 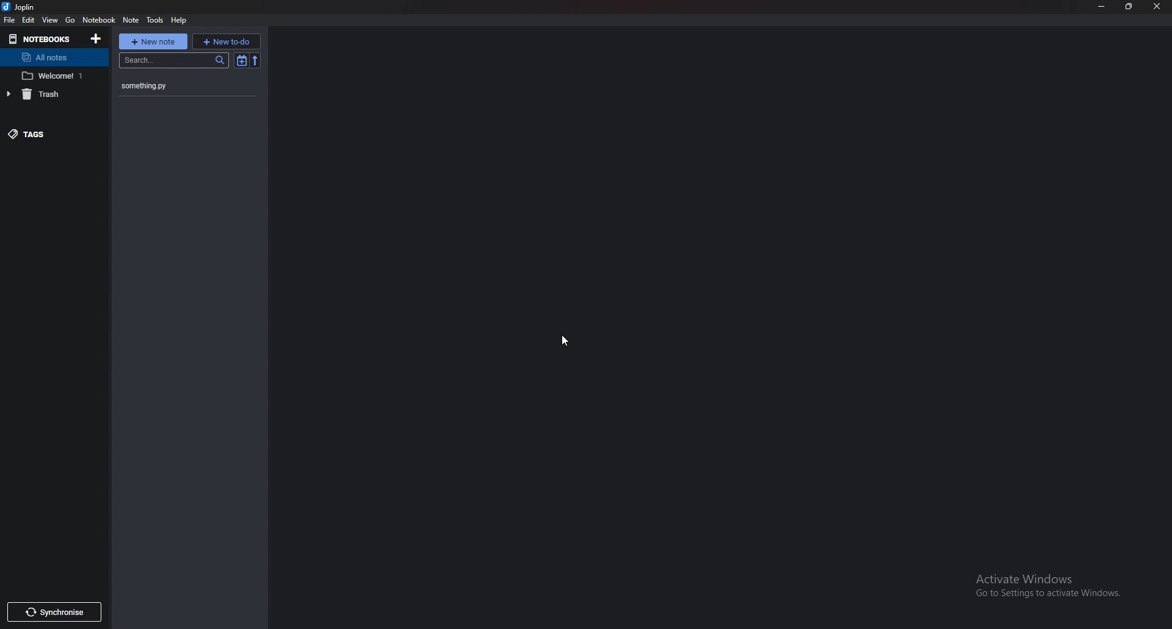 What do you see at coordinates (29, 21) in the screenshot?
I see `edit` at bounding box center [29, 21].